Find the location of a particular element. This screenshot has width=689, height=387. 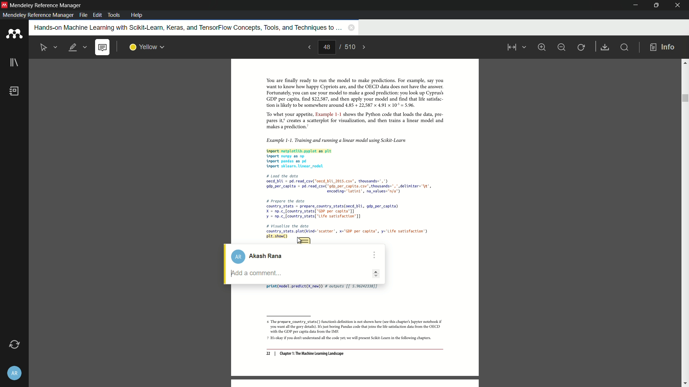

minimize is located at coordinates (636, 5).